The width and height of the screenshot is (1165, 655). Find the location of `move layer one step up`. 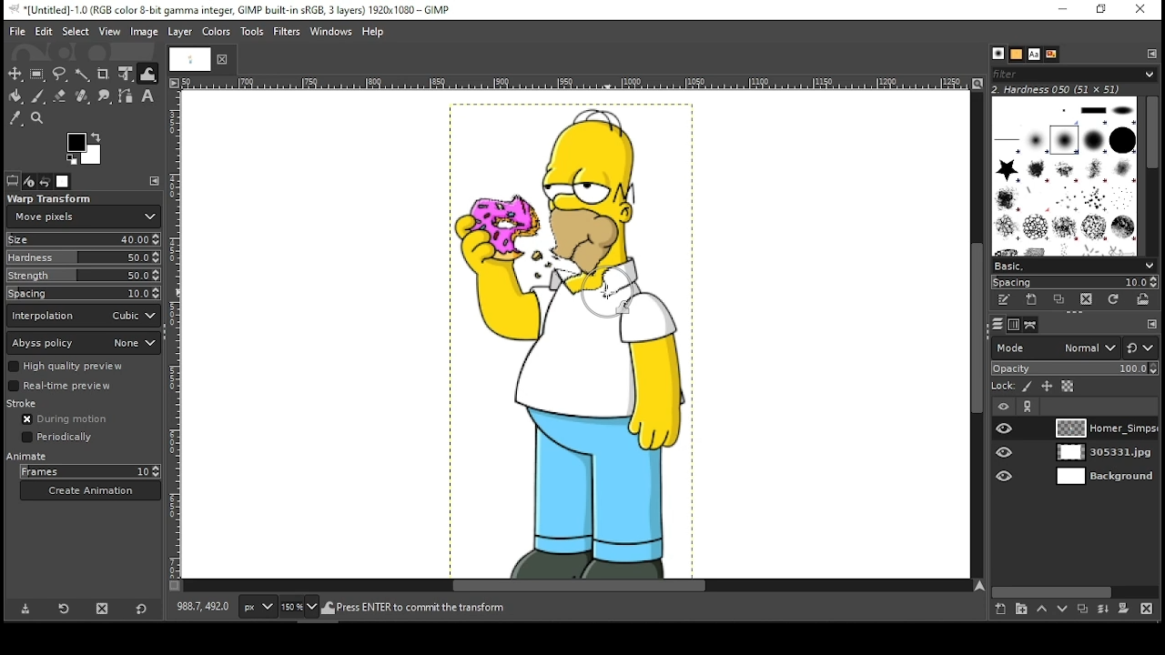

move layer one step up is located at coordinates (1043, 611).